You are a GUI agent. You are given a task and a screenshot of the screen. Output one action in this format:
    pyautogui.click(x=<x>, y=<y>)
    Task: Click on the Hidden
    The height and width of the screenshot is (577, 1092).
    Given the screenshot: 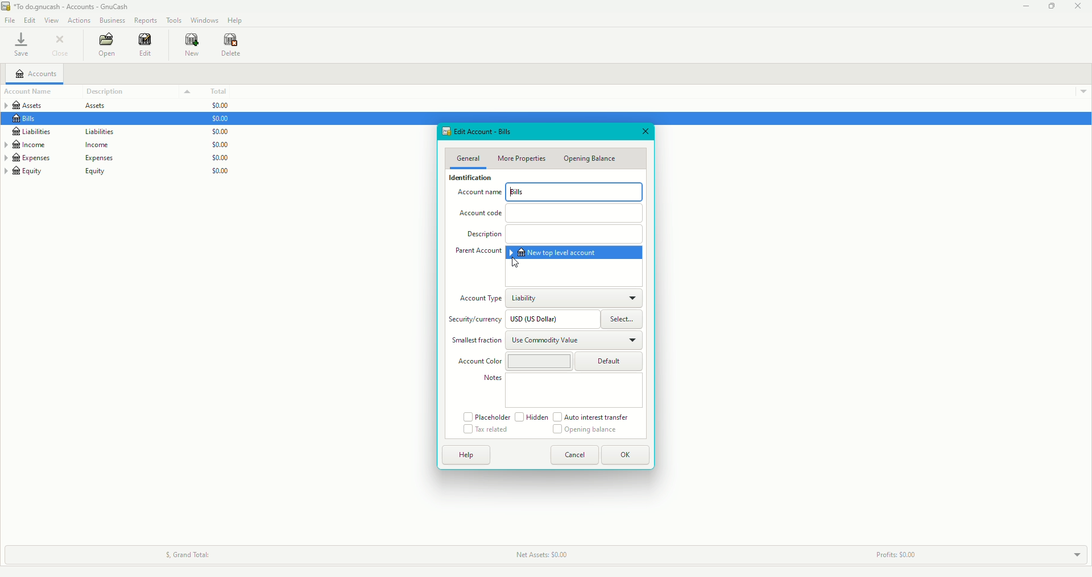 What is the action you would take?
    pyautogui.click(x=531, y=417)
    